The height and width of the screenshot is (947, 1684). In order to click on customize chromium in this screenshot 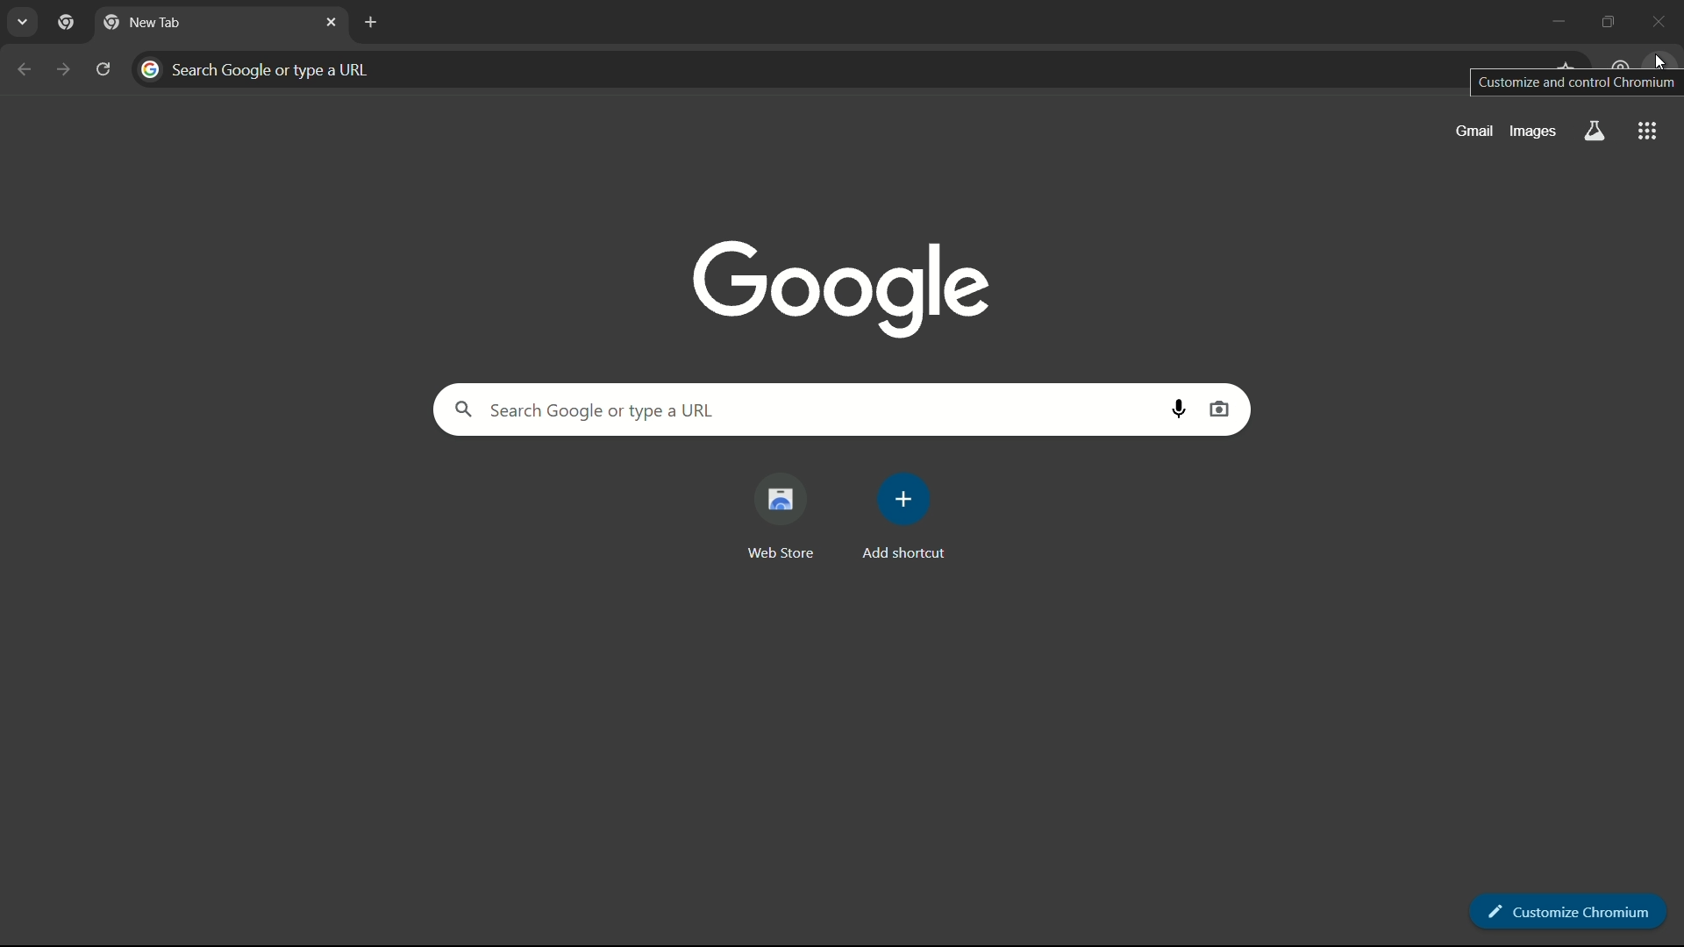, I will do `click(1564, 906)`.